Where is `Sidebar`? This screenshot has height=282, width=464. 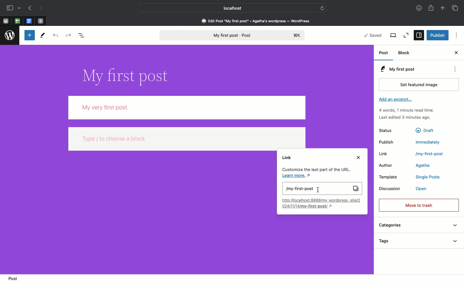
Sidebar is located at coordinates (9, 8).